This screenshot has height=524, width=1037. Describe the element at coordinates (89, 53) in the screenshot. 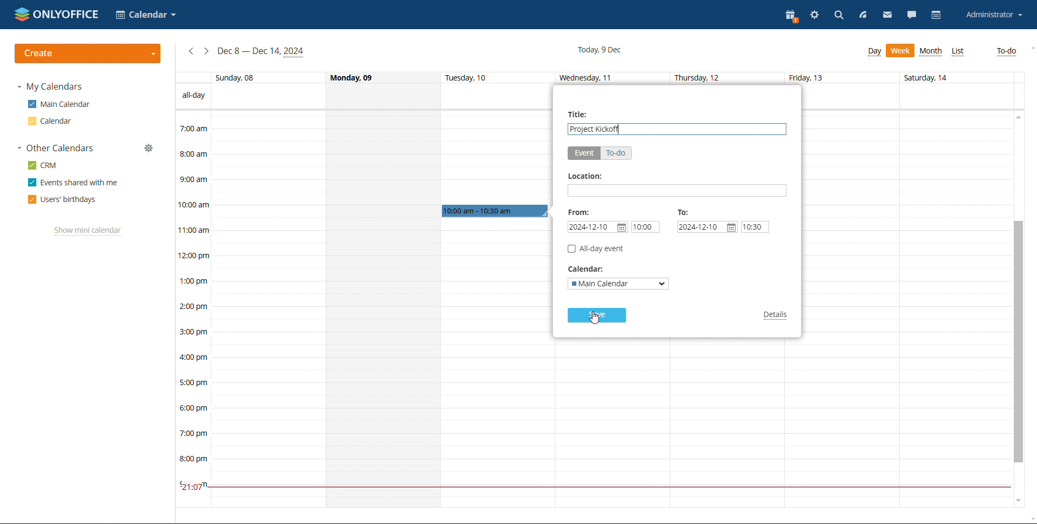

I see `create` at that location.